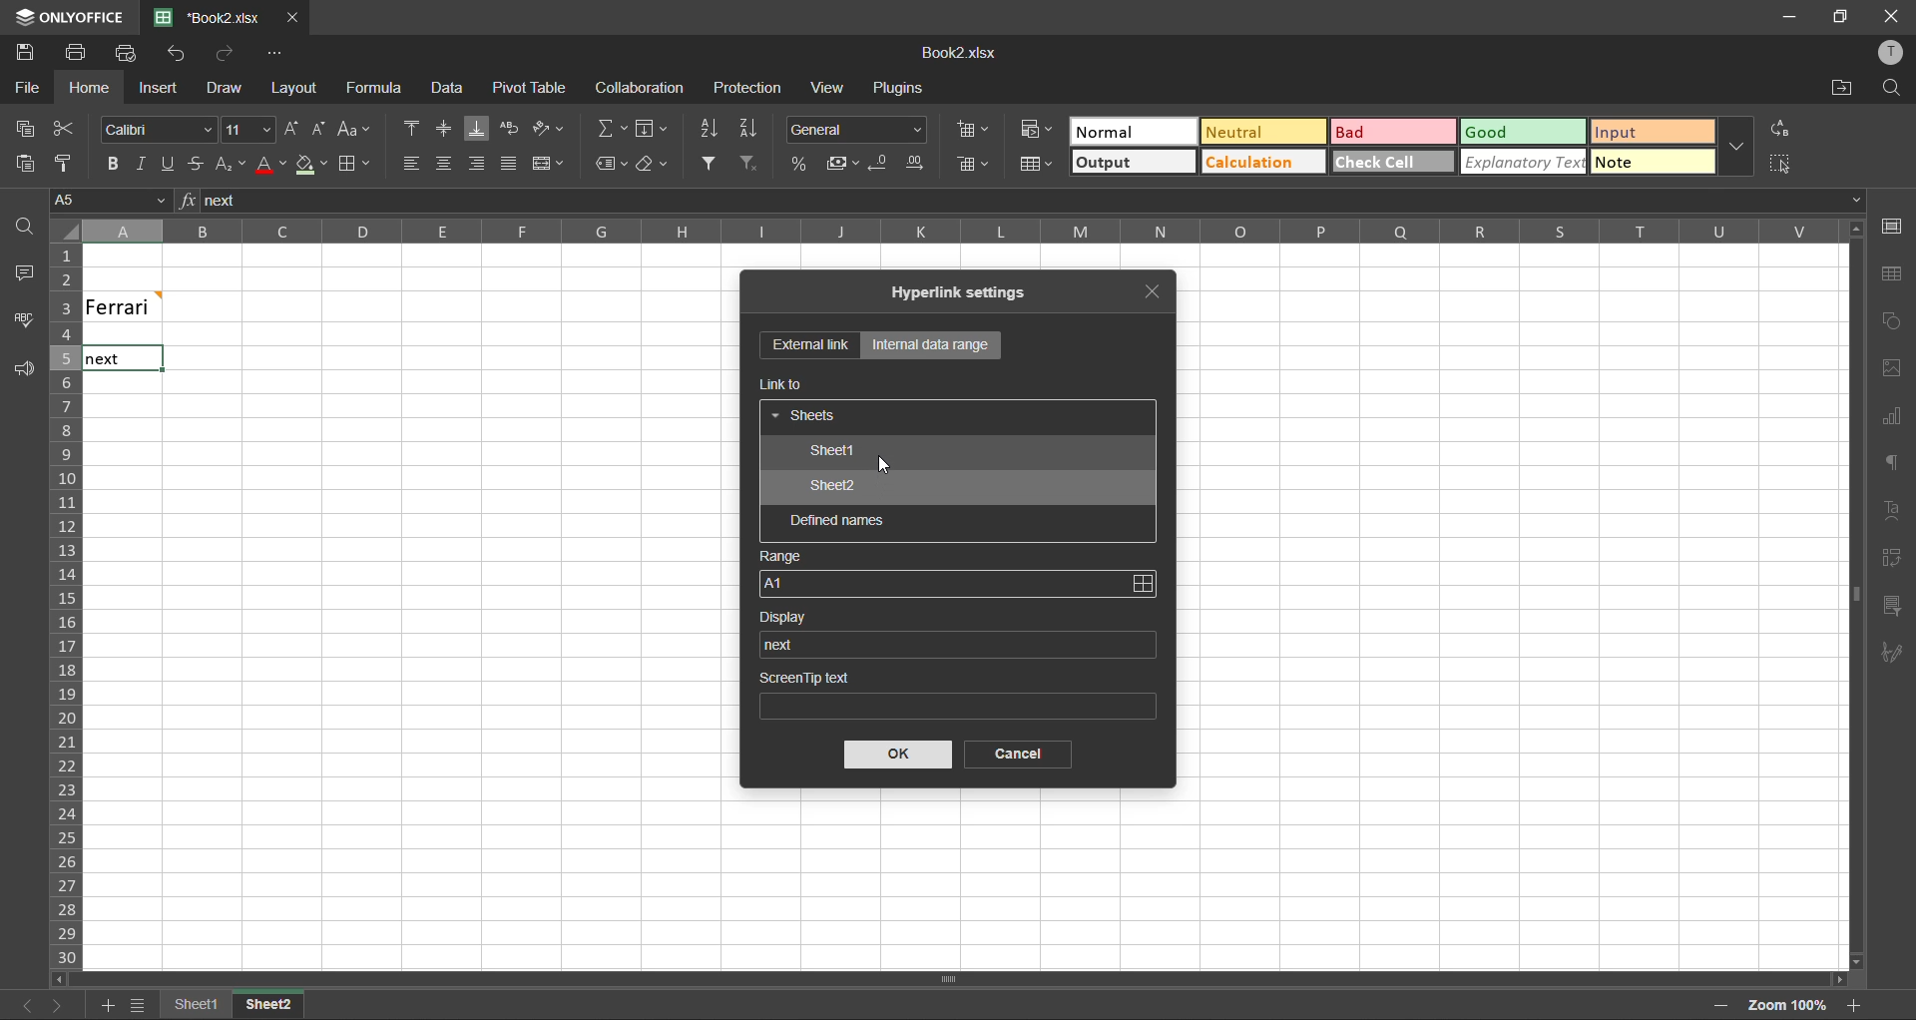 The image size is (1916, 1020). I want to click on bad, so click(1386, 132).